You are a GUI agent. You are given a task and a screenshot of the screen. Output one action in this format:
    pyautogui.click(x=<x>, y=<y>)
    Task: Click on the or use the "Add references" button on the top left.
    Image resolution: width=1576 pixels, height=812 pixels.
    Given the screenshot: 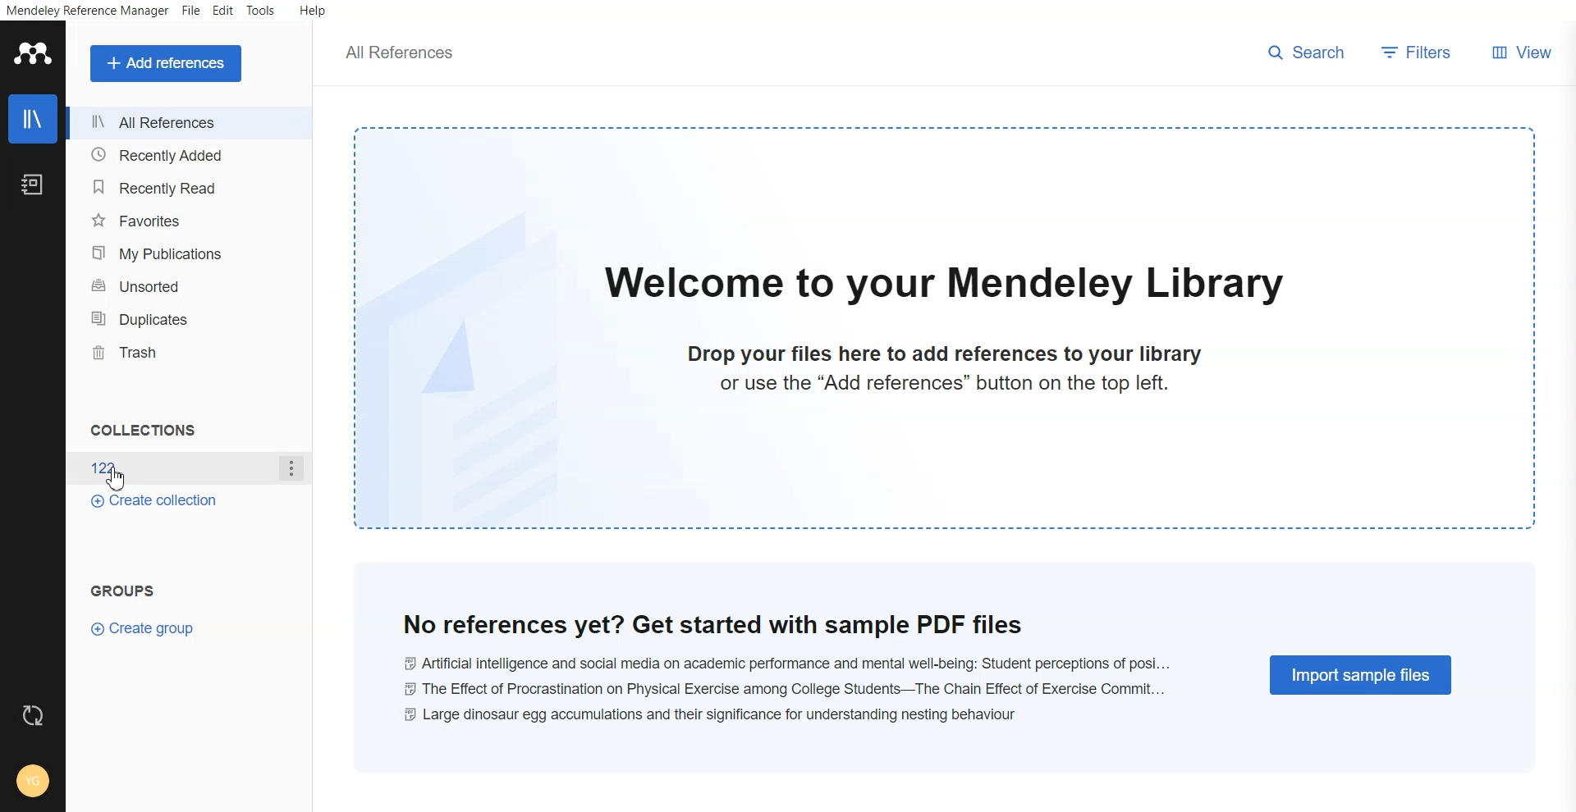 What is the action you would take?
    pyautogui.click(x=948, y=384)
    